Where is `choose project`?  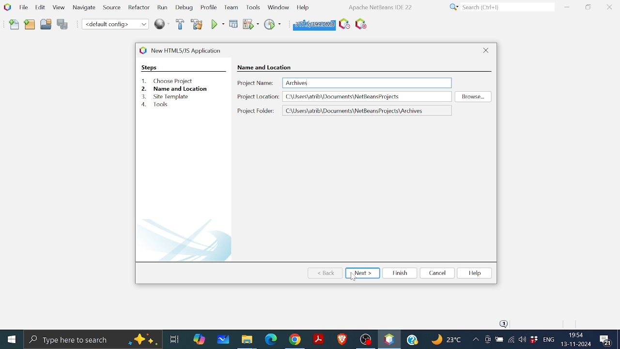
choose project is located at coordinates (263, 67).